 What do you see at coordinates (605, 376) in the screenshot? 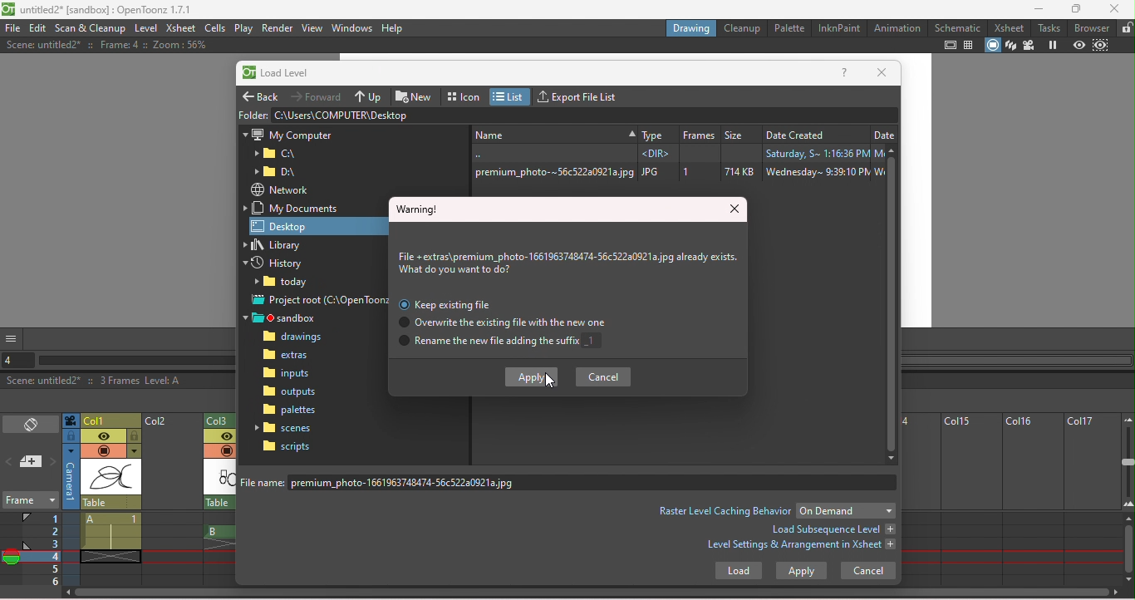
I see `Cancel` at bounding box center [605, 376].